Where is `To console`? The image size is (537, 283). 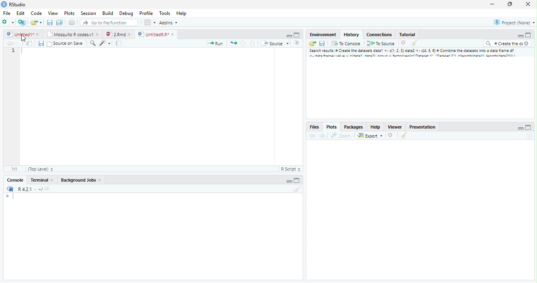
To console is located at coordinates (347, 44).